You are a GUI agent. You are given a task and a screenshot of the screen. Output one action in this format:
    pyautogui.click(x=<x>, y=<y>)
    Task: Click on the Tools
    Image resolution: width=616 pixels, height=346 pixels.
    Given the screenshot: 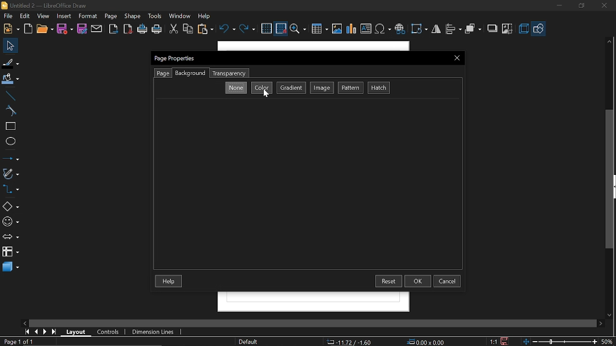 What is the action you would take?
    pyautogui.click(x=155, y=16)
    